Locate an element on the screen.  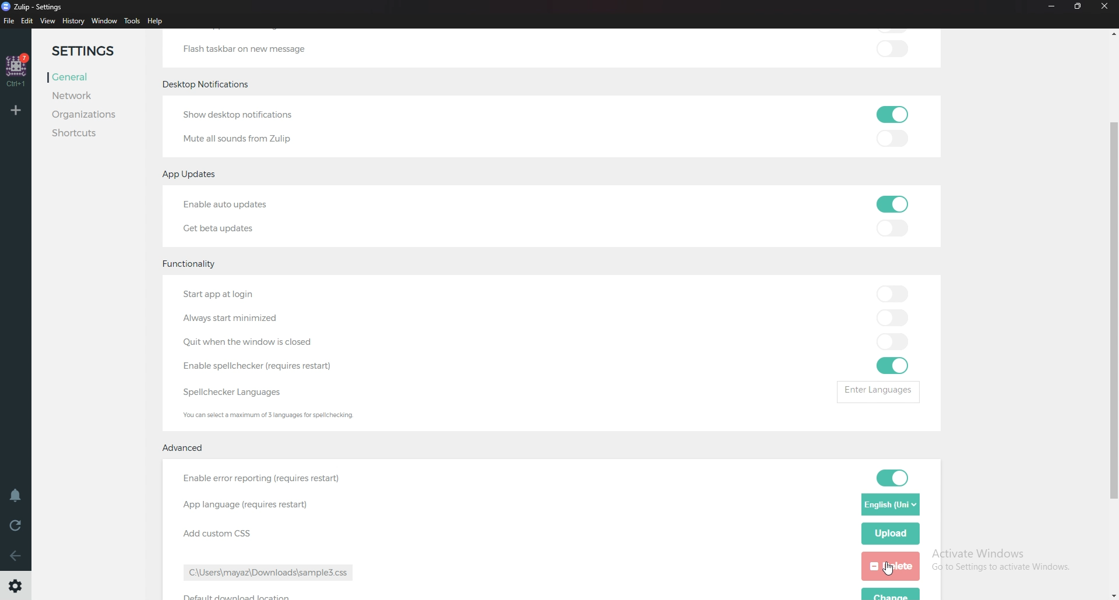
enter languages is located at coordinates (877, 390).